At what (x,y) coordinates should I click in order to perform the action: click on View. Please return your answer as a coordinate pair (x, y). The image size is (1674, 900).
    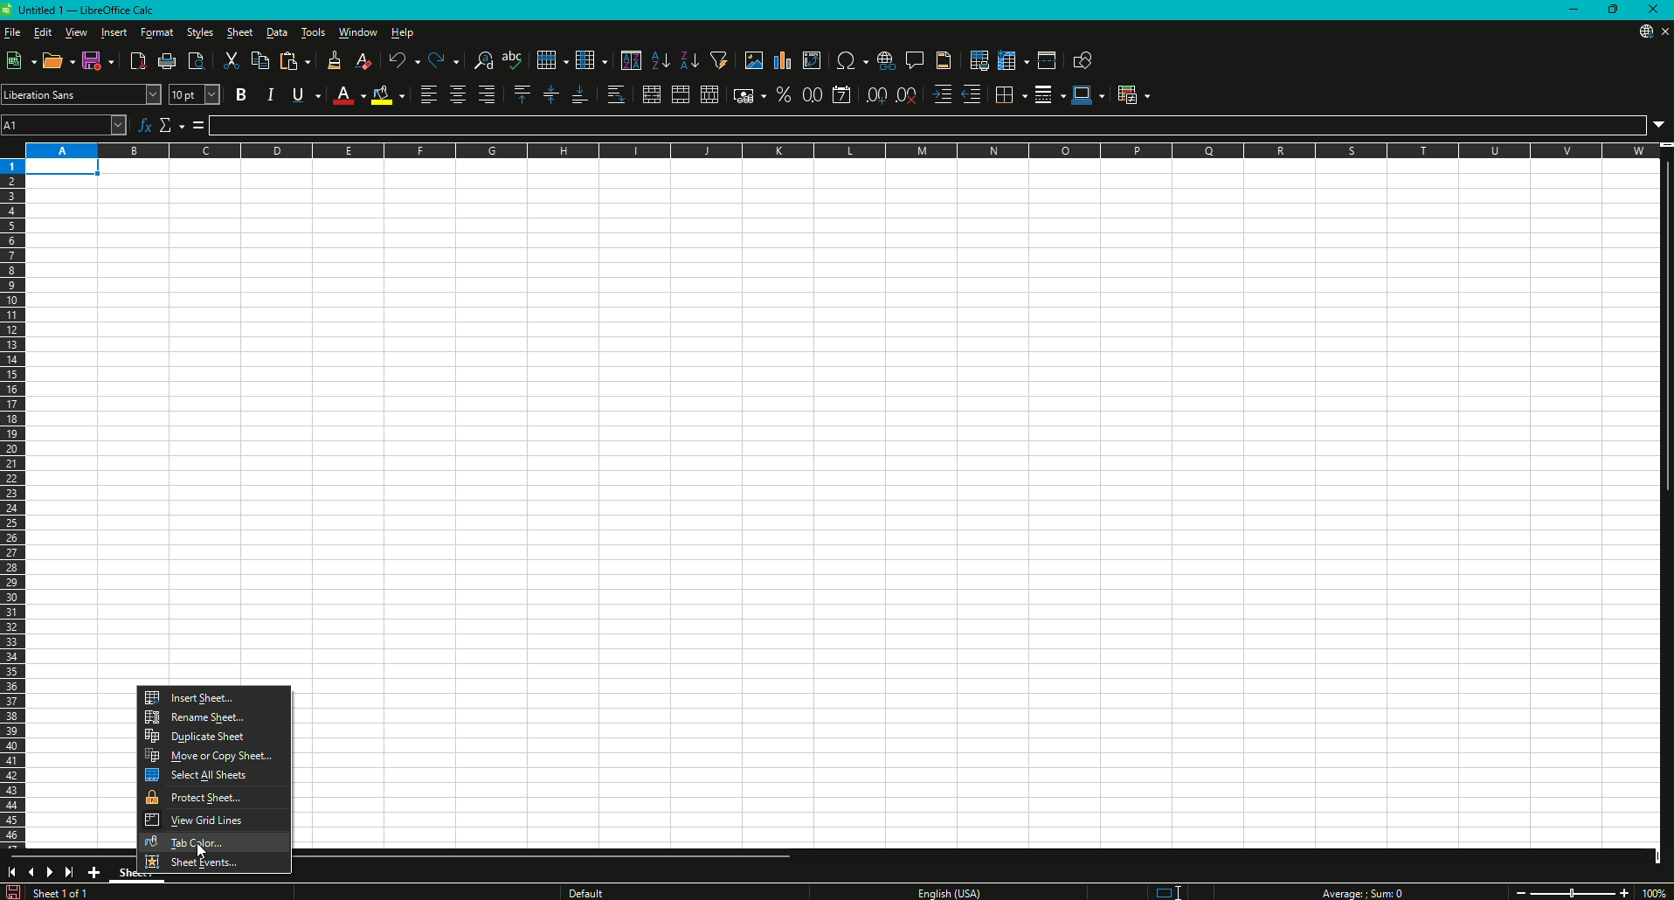
    Looking at the image, I should click on (77, 31).